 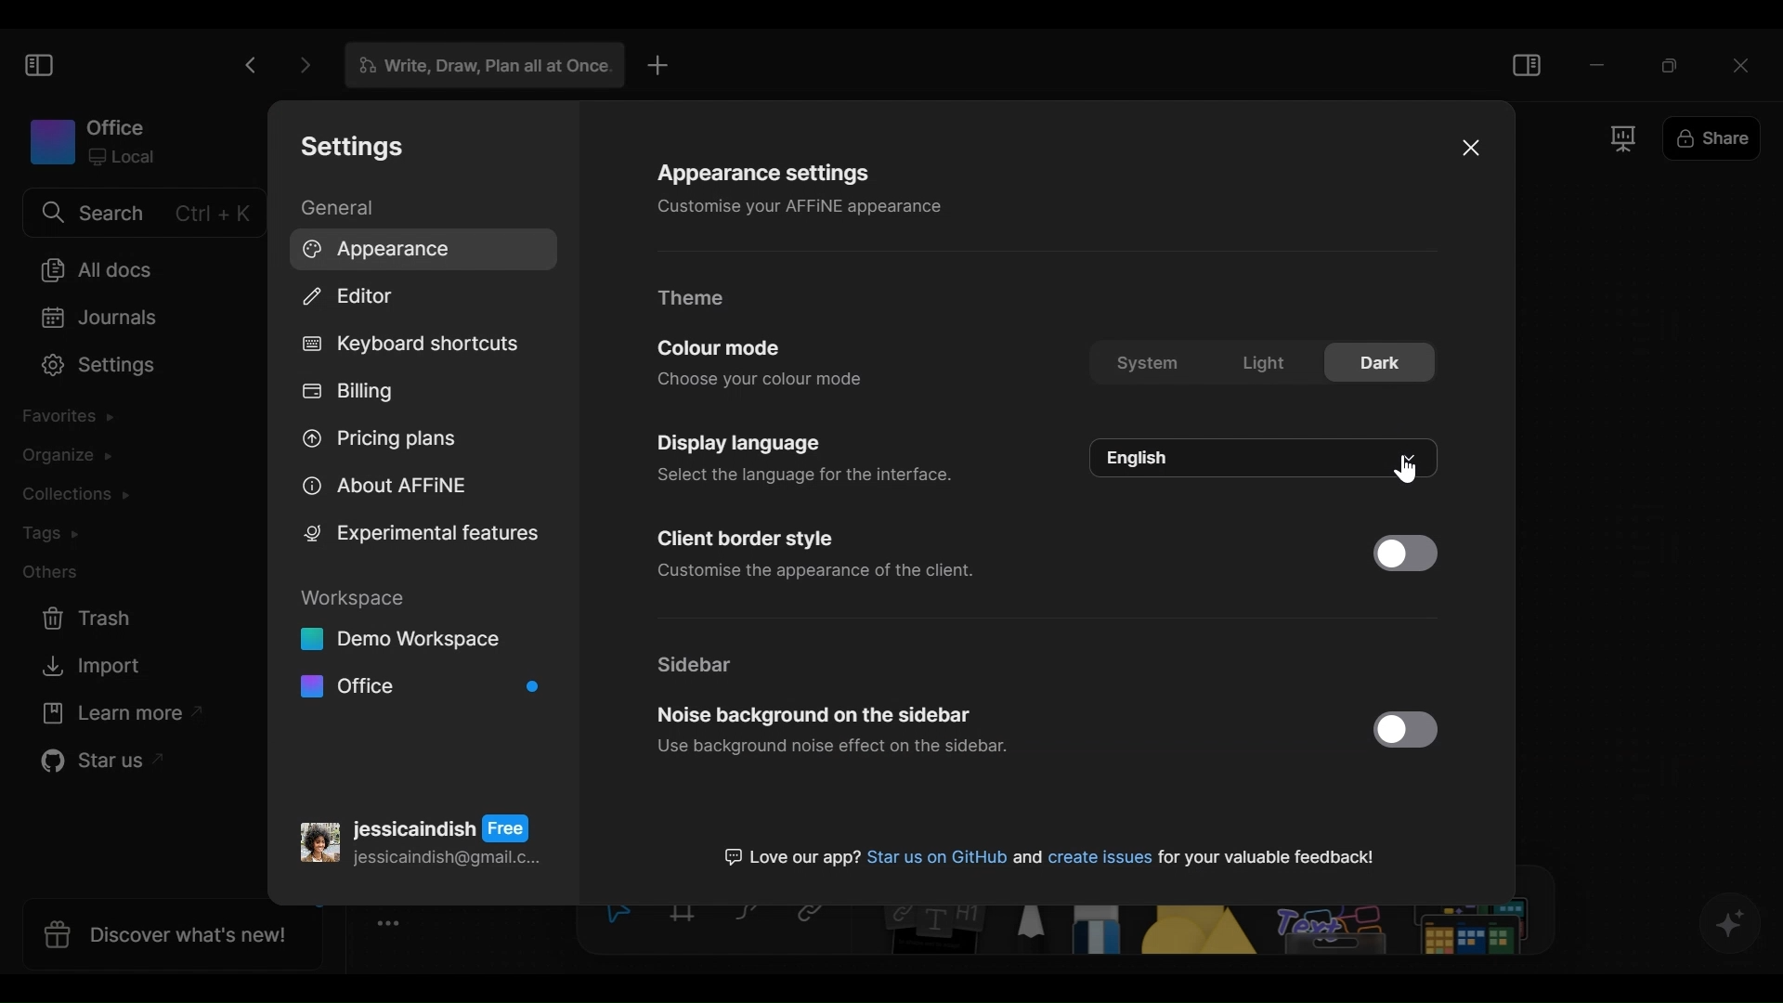 What do you see at coordinates (1100, 932) in the screenshot?
I see `Eraser` at bounding box center [1100, 932].